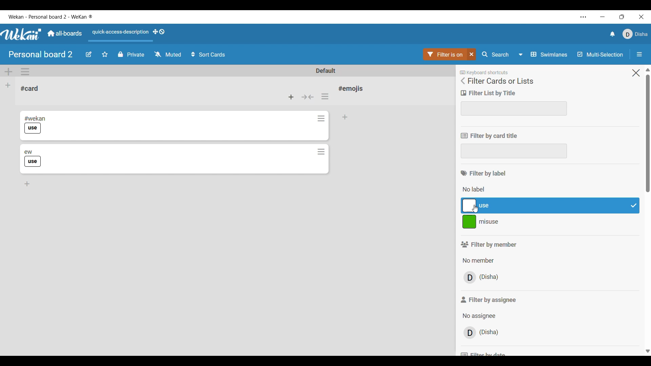  Describe the element at coordinates (21, 34) in the screenshot. I see `Software logo` at that location.